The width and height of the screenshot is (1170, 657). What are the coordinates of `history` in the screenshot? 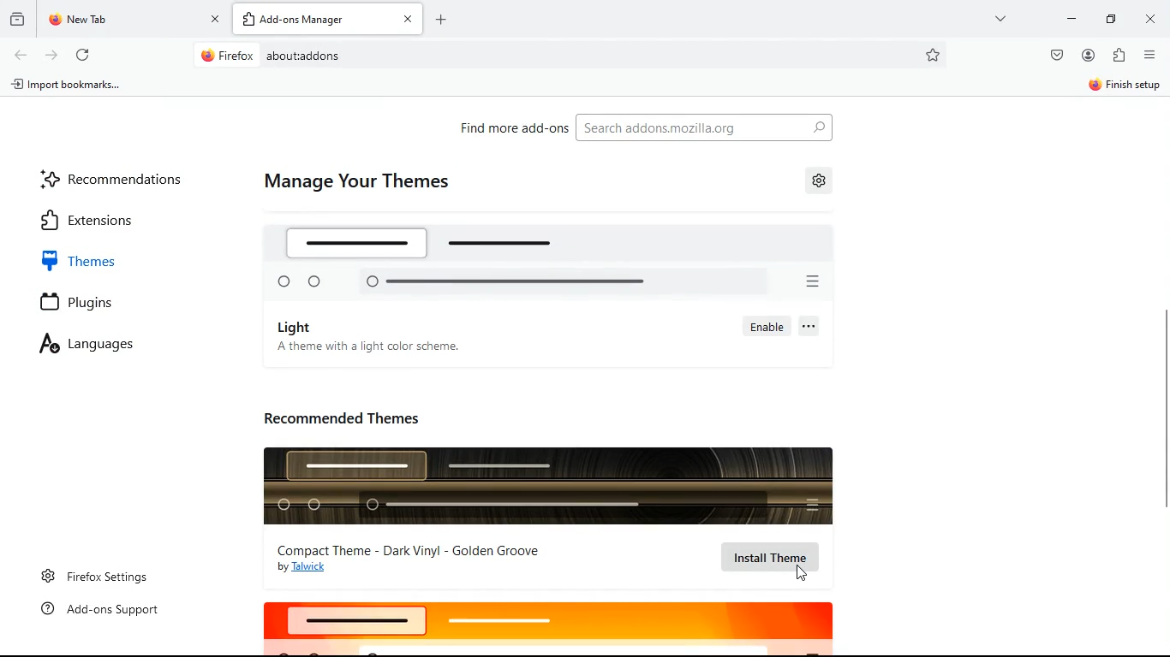 It's located at (17, 19).